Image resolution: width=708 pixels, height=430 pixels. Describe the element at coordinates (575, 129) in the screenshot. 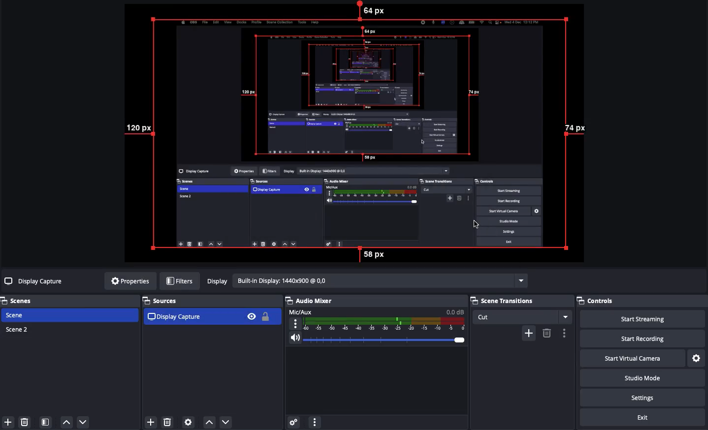

I see `74 px` at that location.